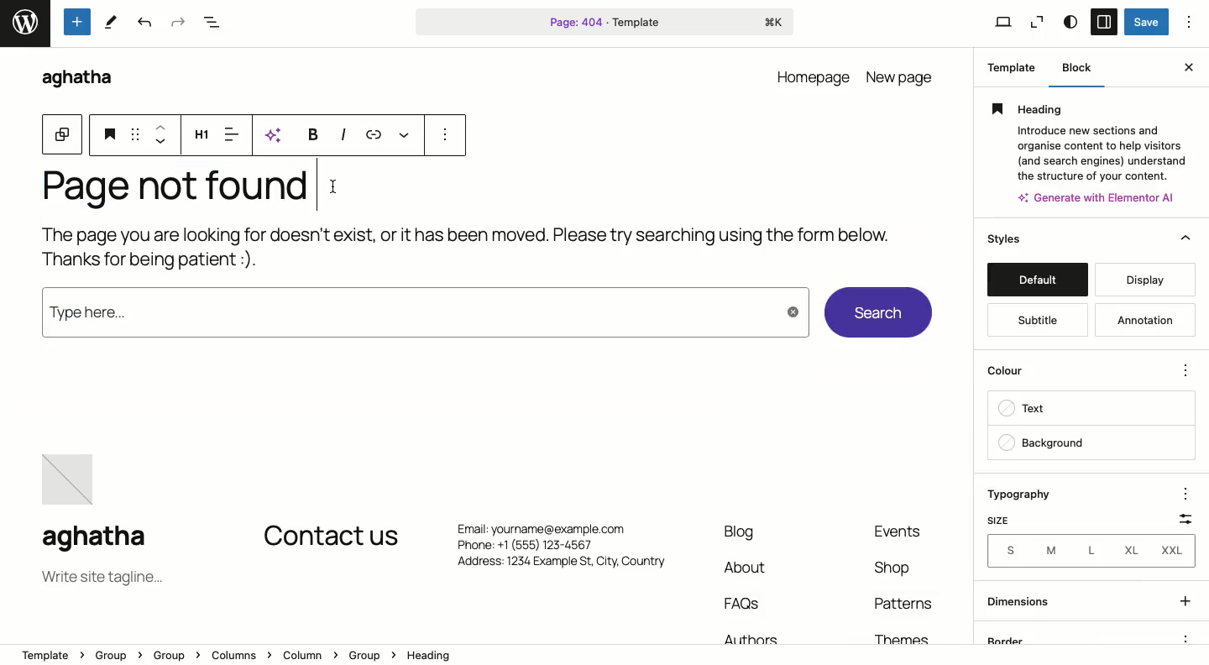 The height and width of the screenshot is (665, 1209). What do you see at coordinates (1005, 519) in the screenshot?
I see `Size` at bounding box center [1005, 519].